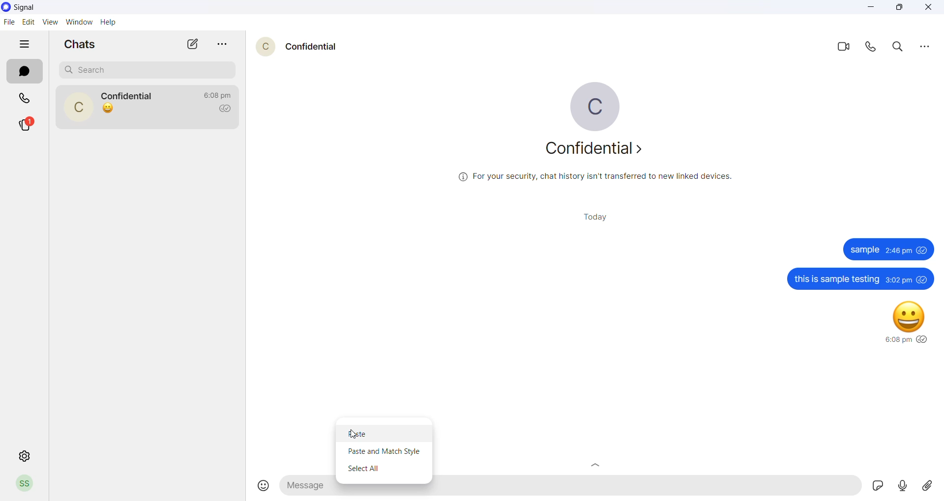 Image resolution: width=944 pixels, height=501 pixels. Describe the element at coordinates (904, 486) in the screenshot. I see `voice note` at that location.